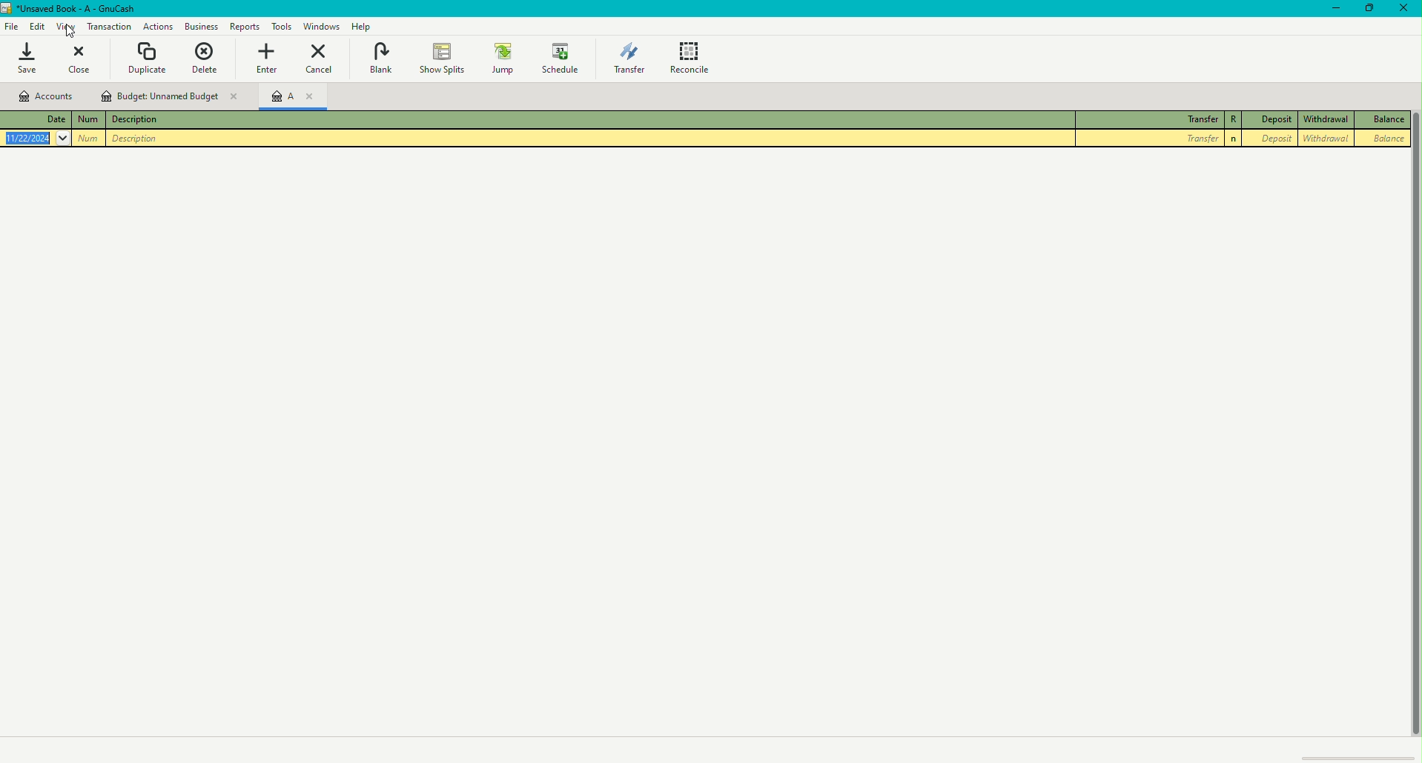 Image resolution: width=1422 pixels, height=763 pixels. Describe the element at coordinates (1384, 139) in the screenshot. I see `Balance` at that location.